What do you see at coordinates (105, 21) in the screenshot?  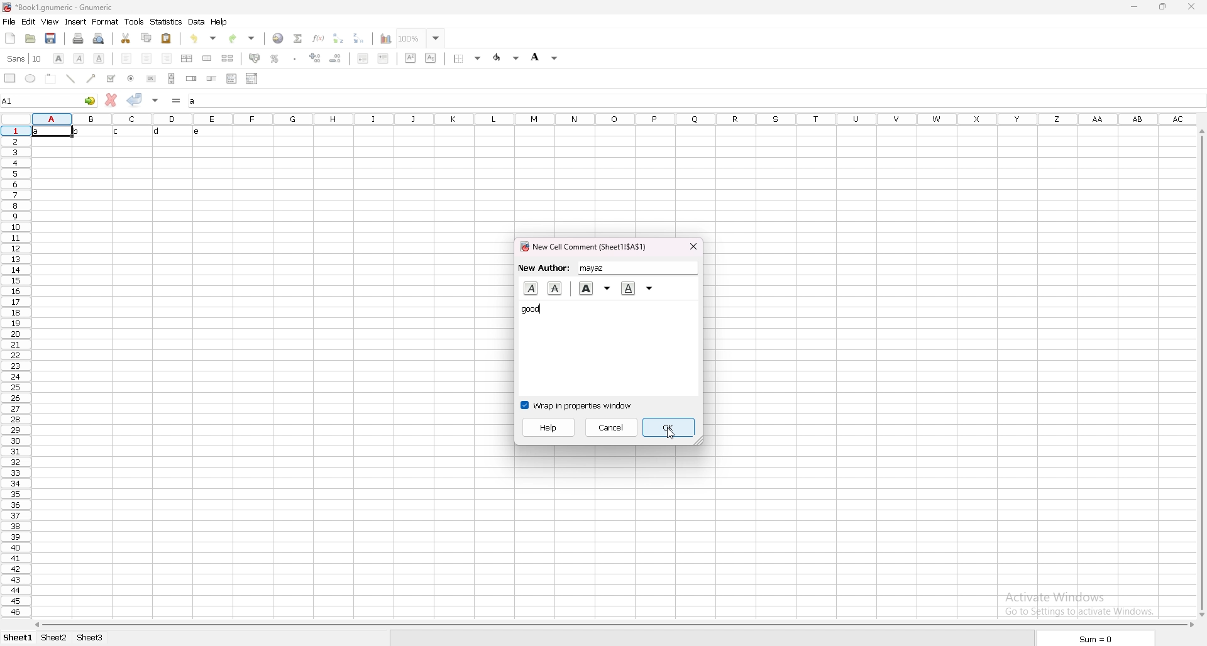 I see `format` at bounding box center [105, 21].